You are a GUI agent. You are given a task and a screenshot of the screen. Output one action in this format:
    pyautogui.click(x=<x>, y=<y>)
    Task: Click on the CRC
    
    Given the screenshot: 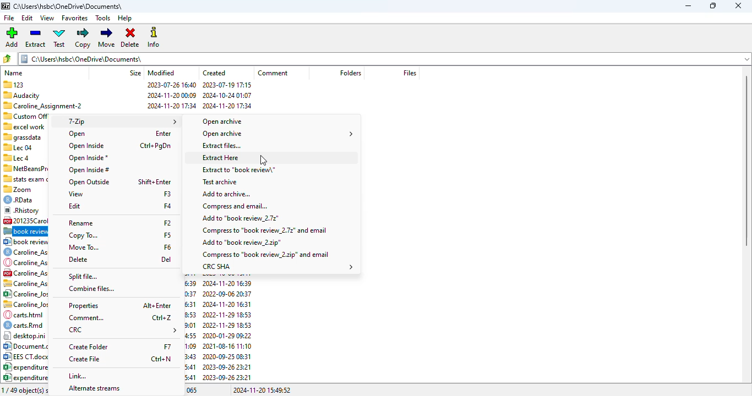 What is the action you would take?
    pyautogui.click(x=122, y=331)
    